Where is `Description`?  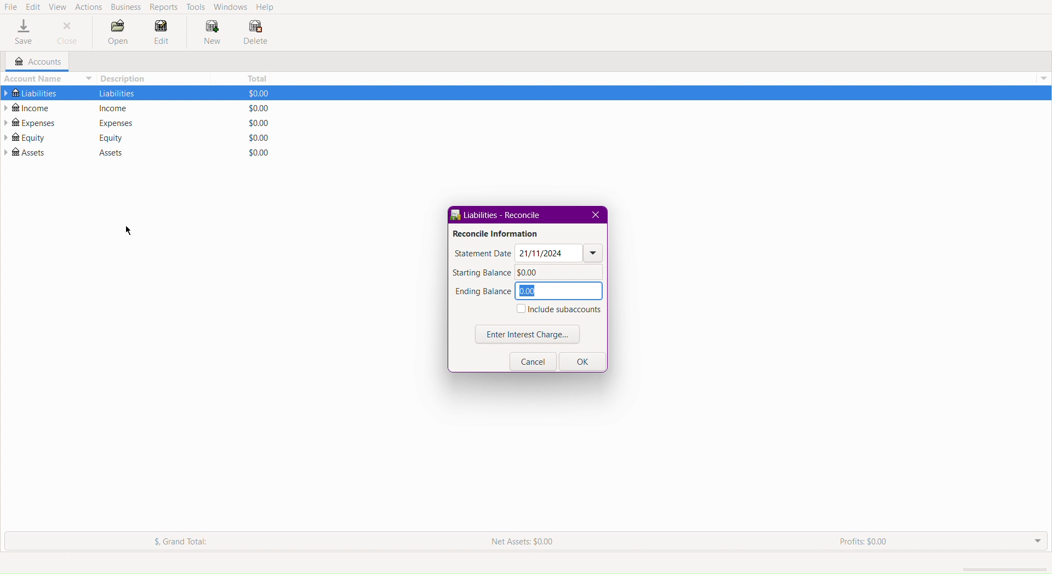
Description is located at coordinates (114, 108).